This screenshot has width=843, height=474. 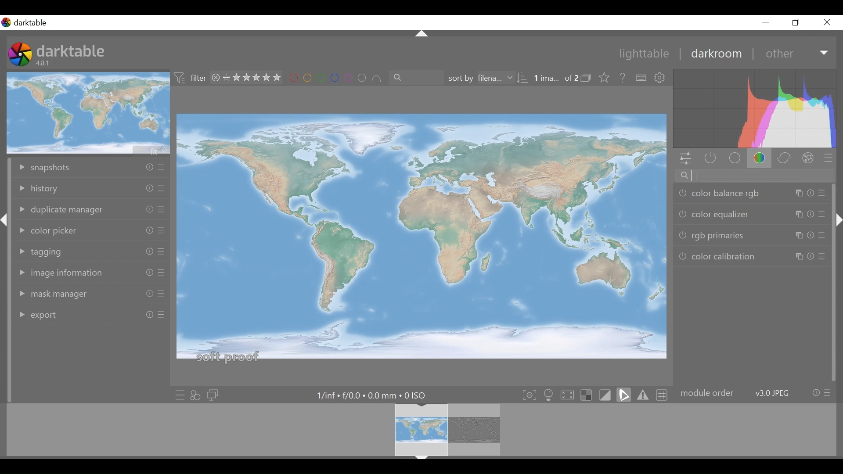 I want to click on effect, so click(x=808, y=158).